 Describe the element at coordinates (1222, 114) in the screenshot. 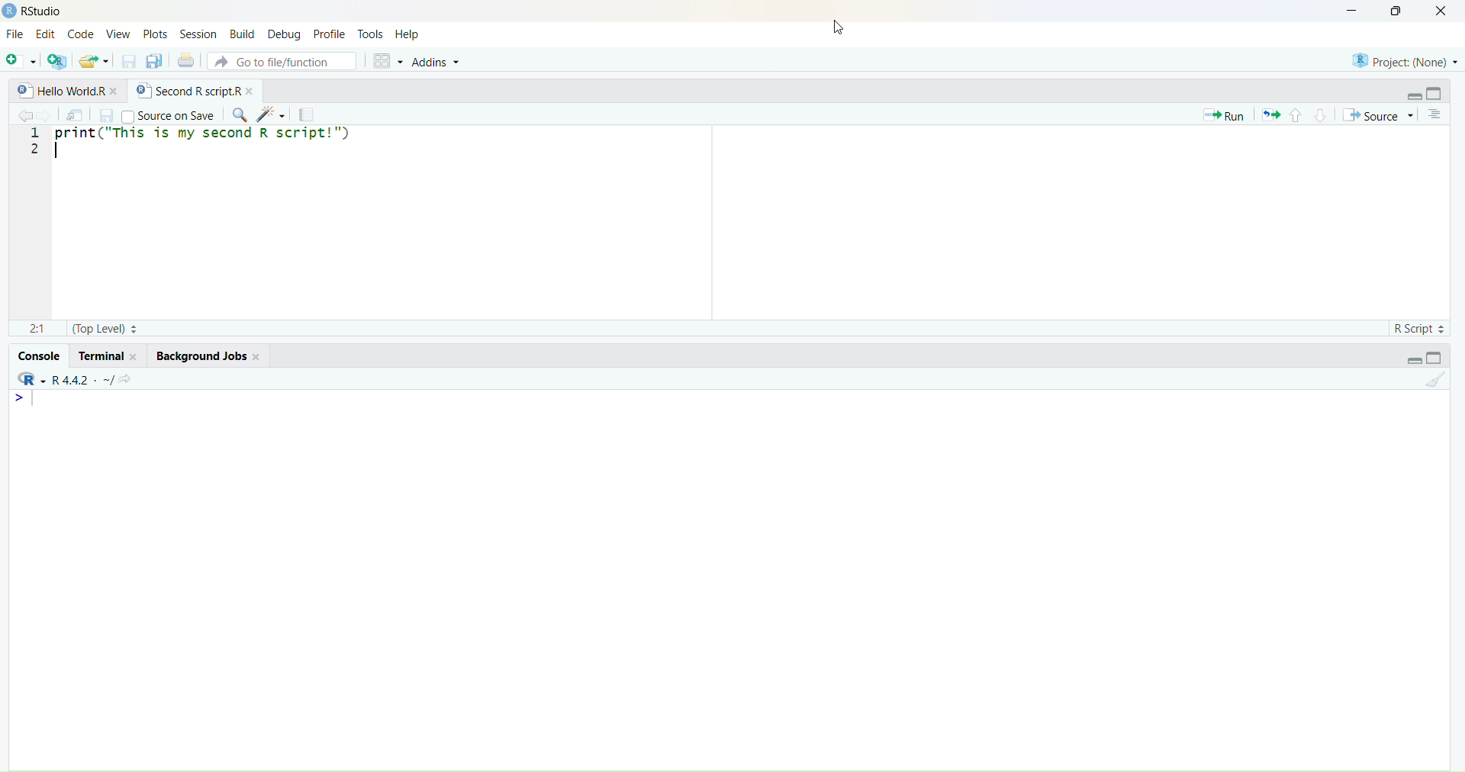

I see `Run the current line or selection (Ctrl + Enter)` at that location.